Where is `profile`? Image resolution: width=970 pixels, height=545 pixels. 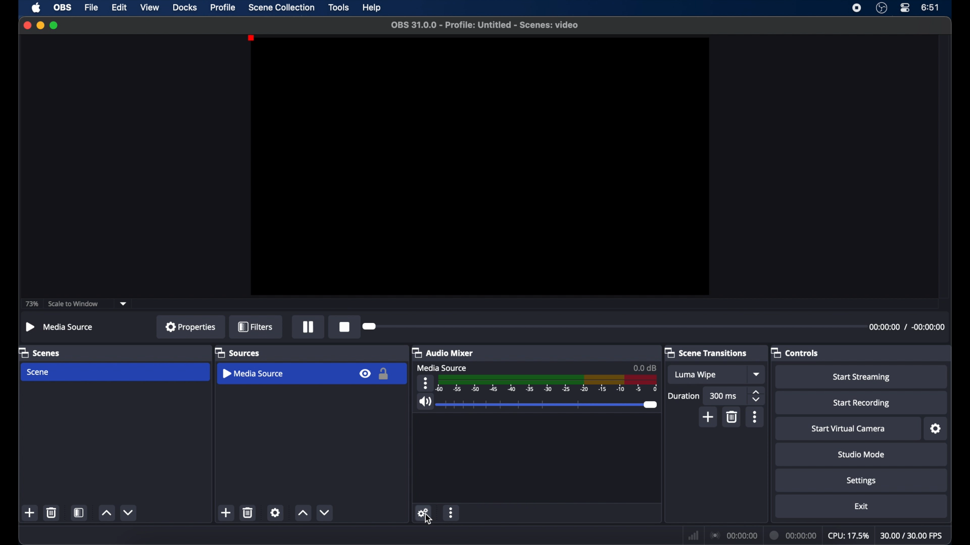 profile is located at coordinates (223, 7).